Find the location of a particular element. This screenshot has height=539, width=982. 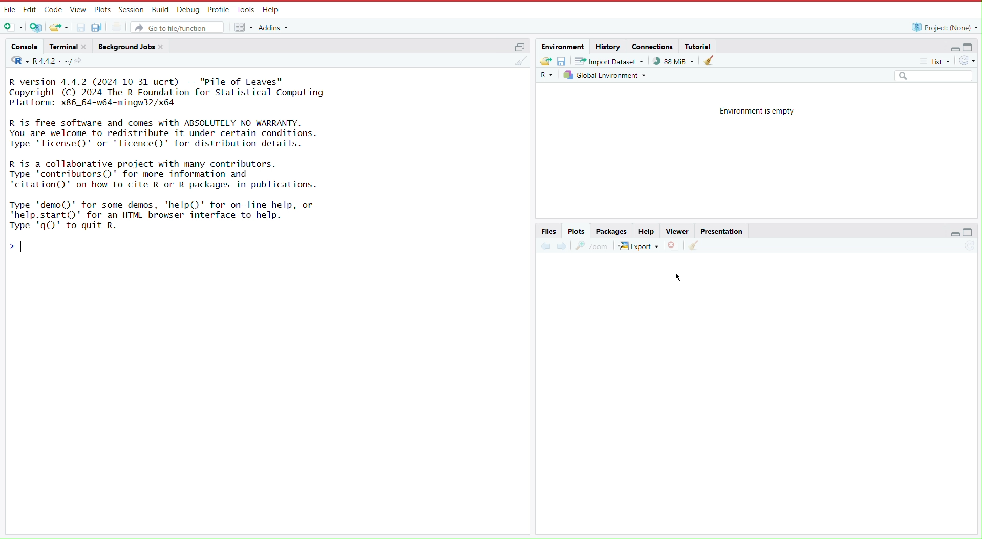

Zoom is located at coordinates (592, 244).